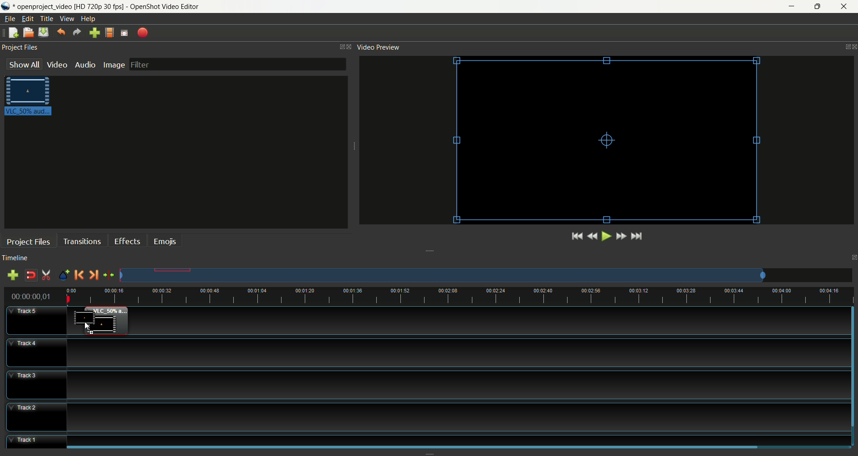 This screenshot has height=456, width=858. What do you see at coordinates (67, 19) in the screenshot?
I see `view` at bounding box center [67, 19].